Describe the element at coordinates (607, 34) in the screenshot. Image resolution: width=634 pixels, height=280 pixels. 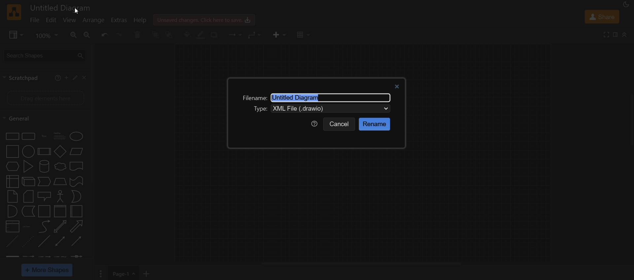
I see `full screen` at that location.